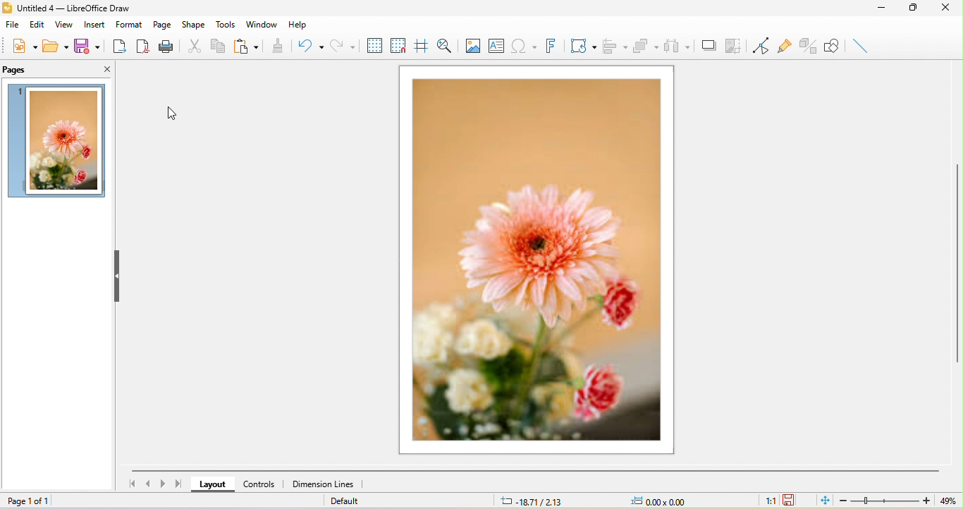  What do you see at coordinates (861, 48) in the screenshot?
I see `insert line` at bounding box center [861, 48].